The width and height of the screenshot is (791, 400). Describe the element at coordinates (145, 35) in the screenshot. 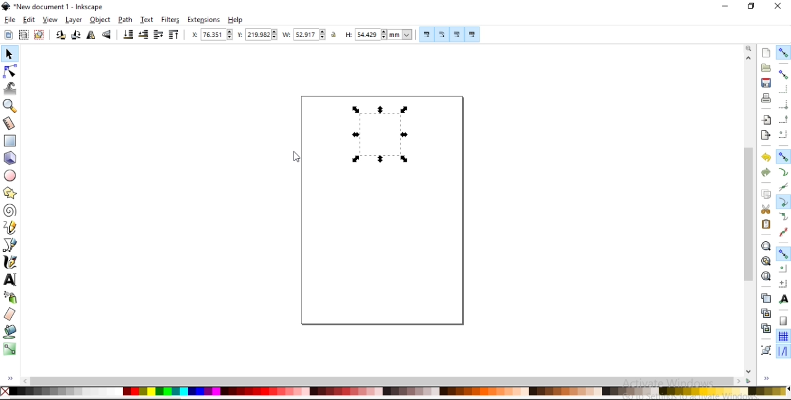

I see `lower selection by  one step` at that location.